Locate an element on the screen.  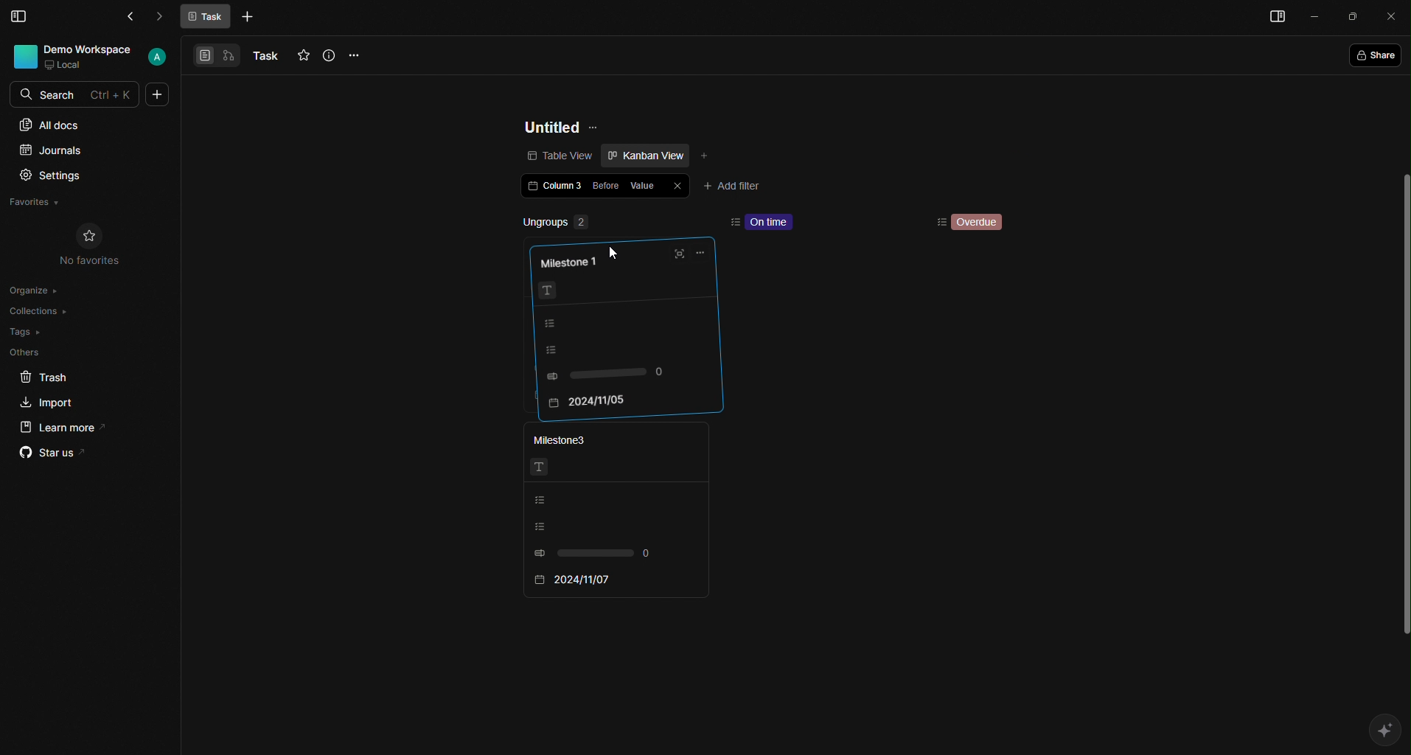
Close is located at coordinates (1393, 15).